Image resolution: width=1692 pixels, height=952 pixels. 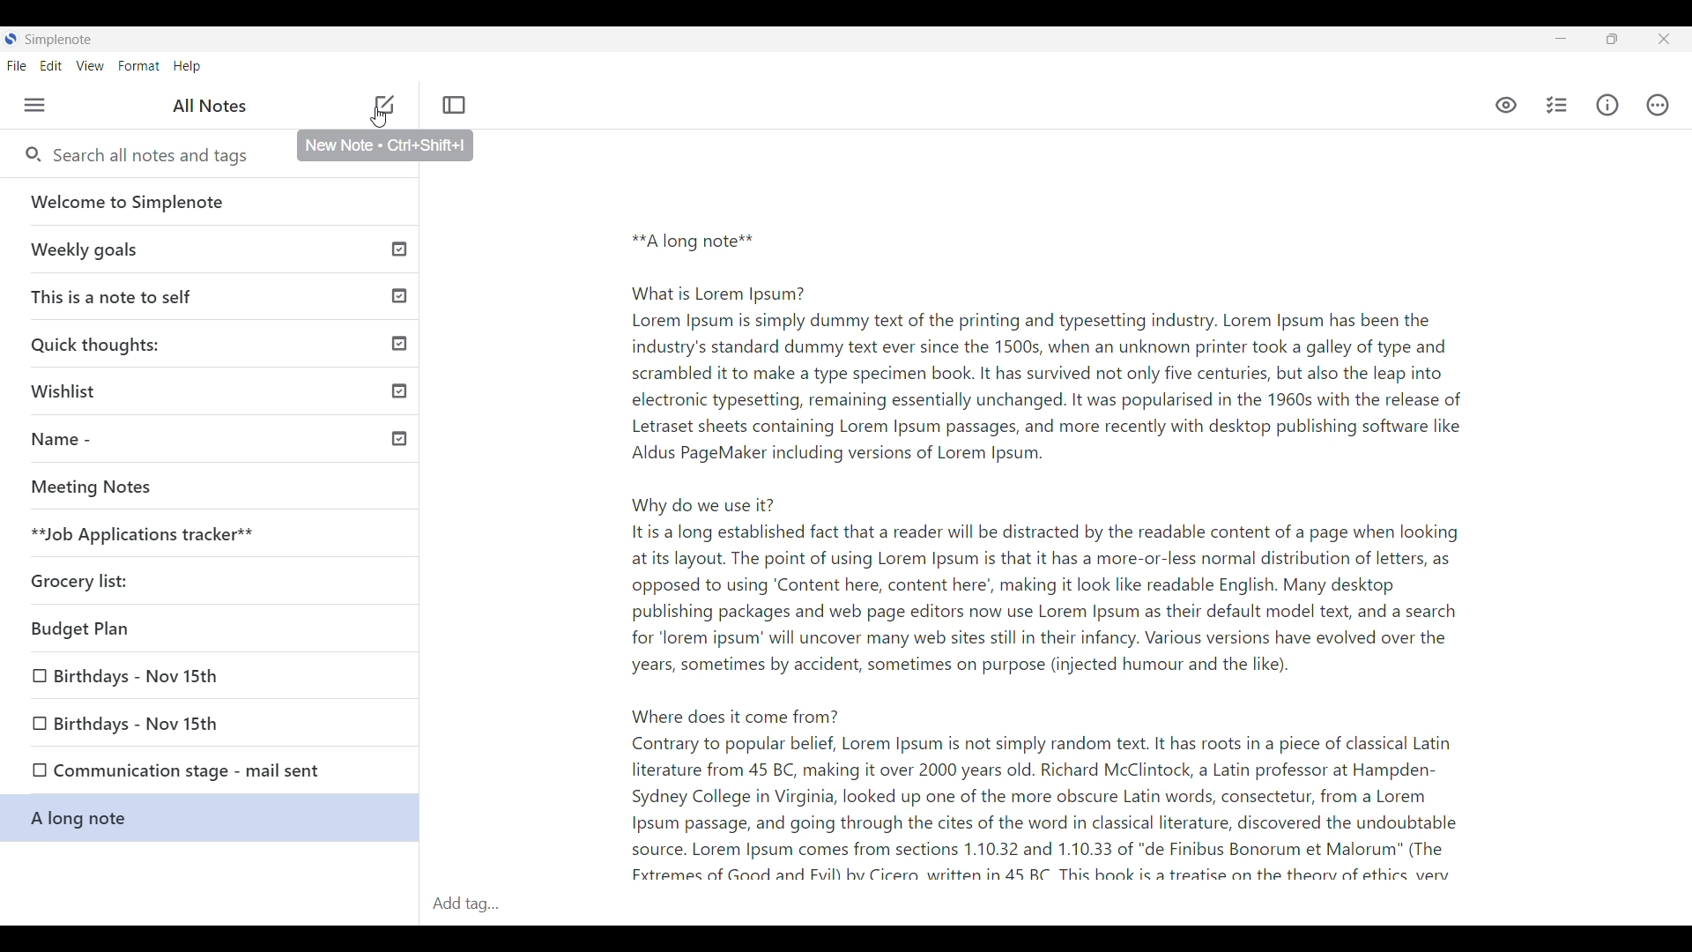 I want to click on add note, so click(x=377, y=101).